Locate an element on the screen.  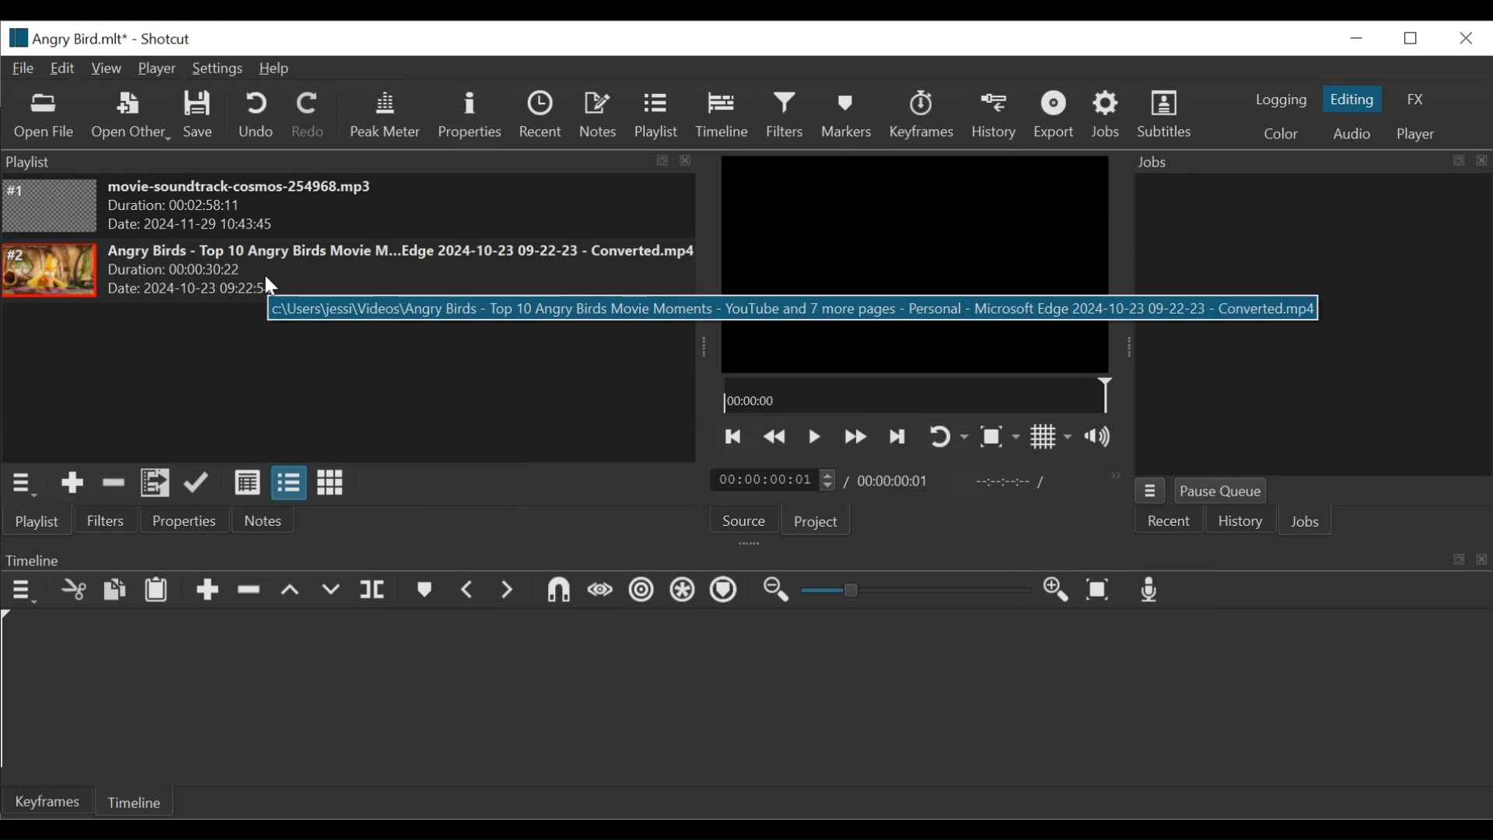
Next Marker is located at coordinates (505, 590).